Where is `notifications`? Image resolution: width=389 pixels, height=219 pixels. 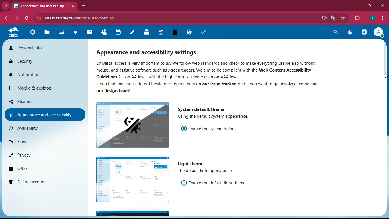 notifications is located at coordinates (41, 74).